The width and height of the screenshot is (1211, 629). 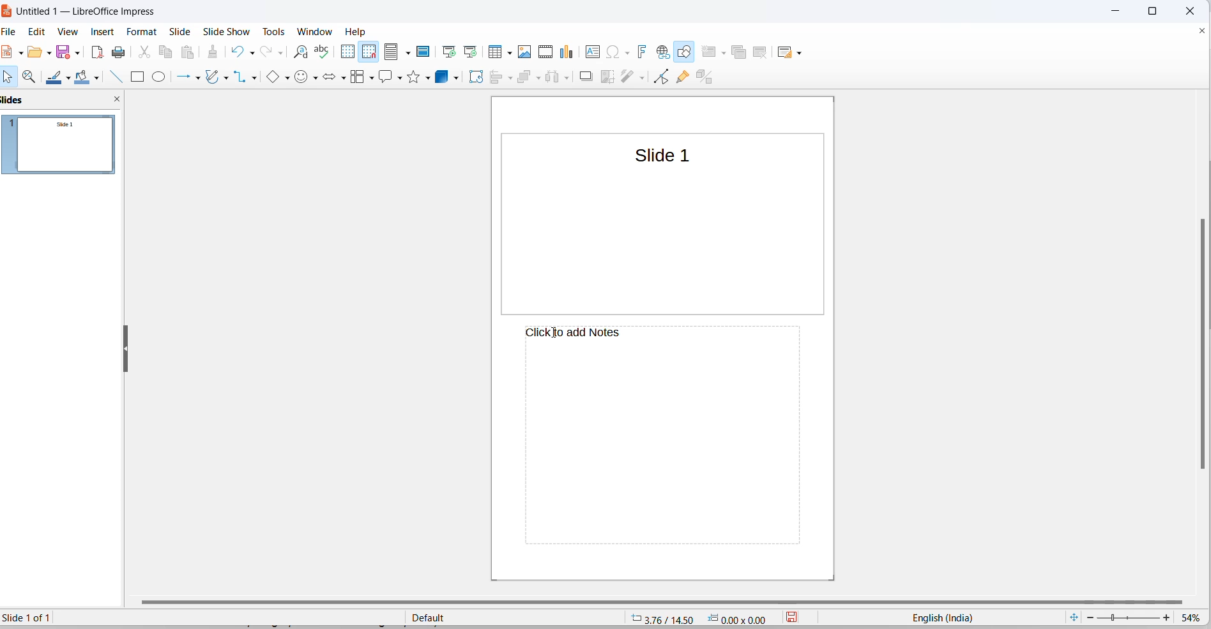 I want to click on notes text area, so click(x=655, y=453).